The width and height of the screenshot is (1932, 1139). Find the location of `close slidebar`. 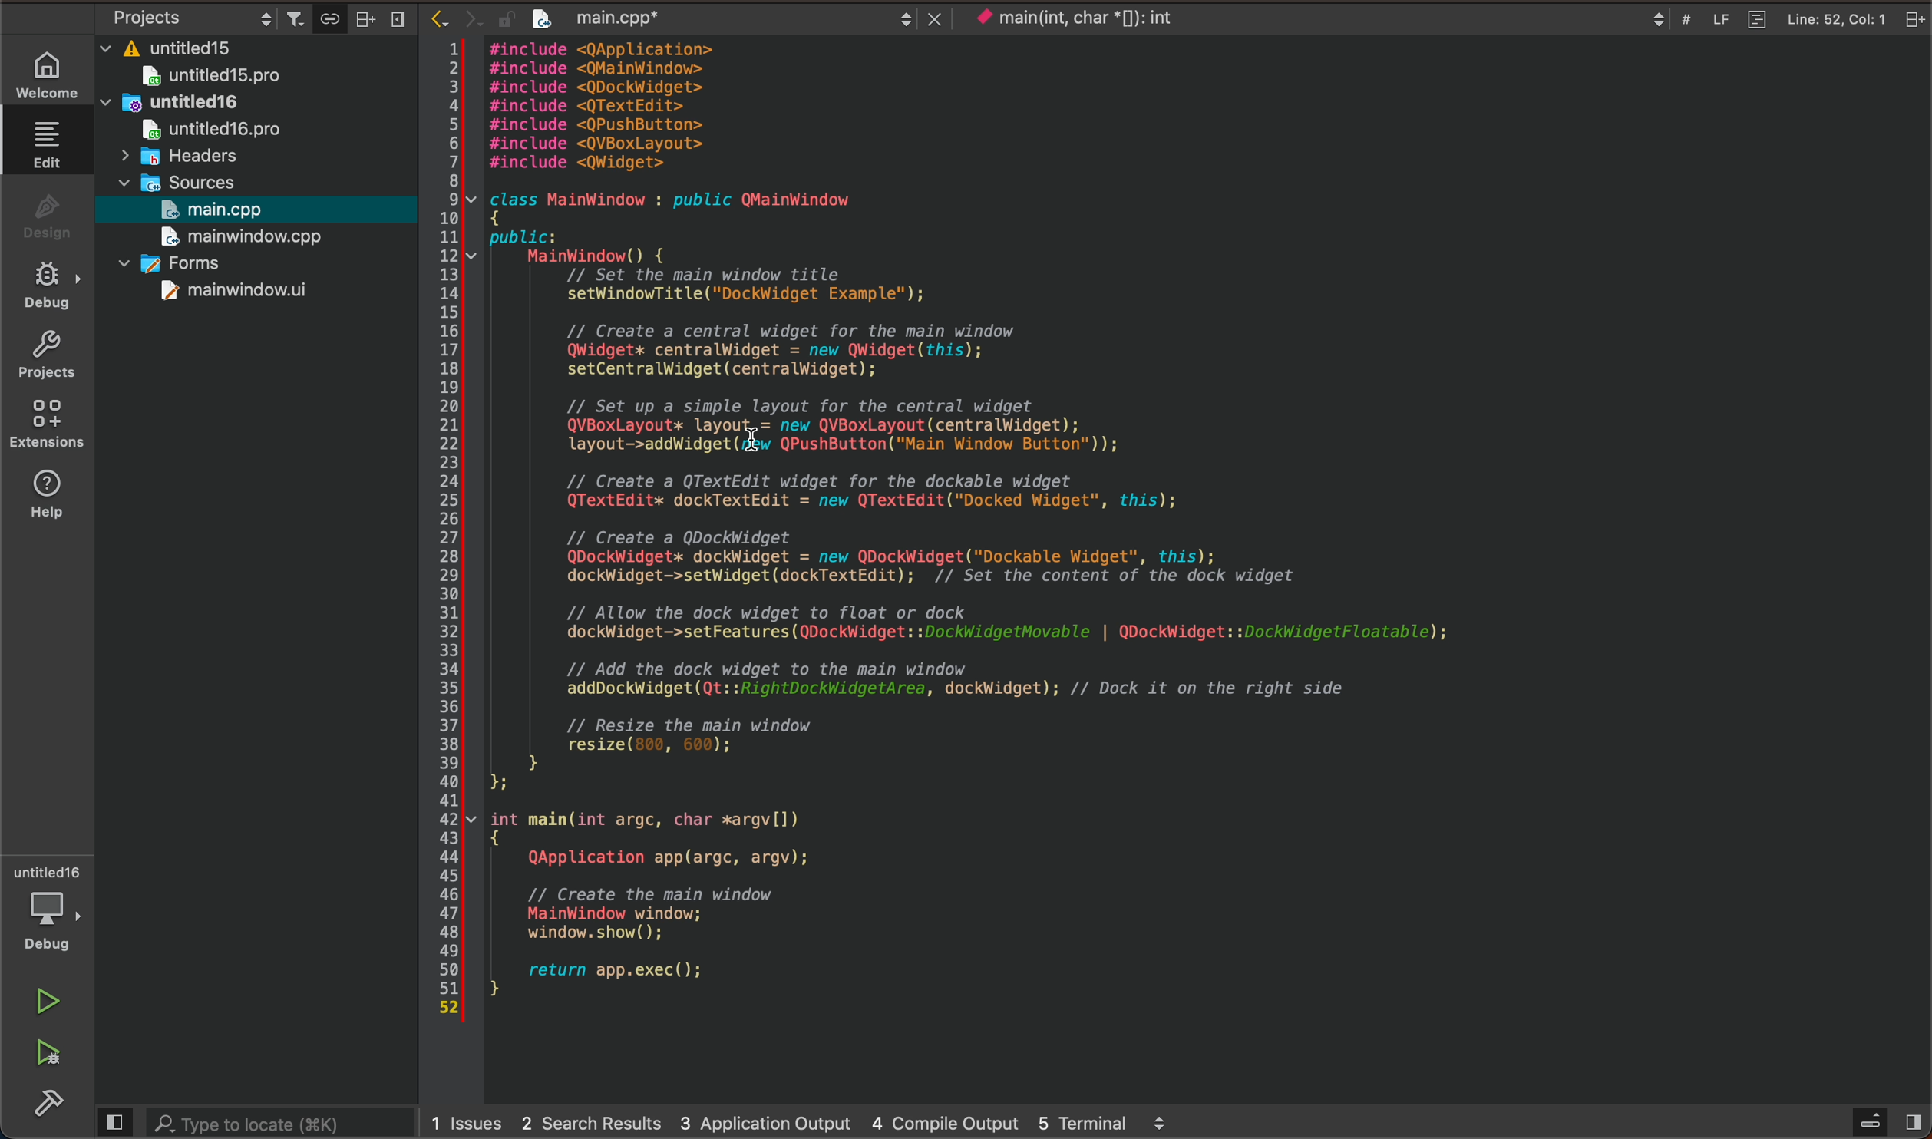

close slidebar is located at coordinates (113, 1121).